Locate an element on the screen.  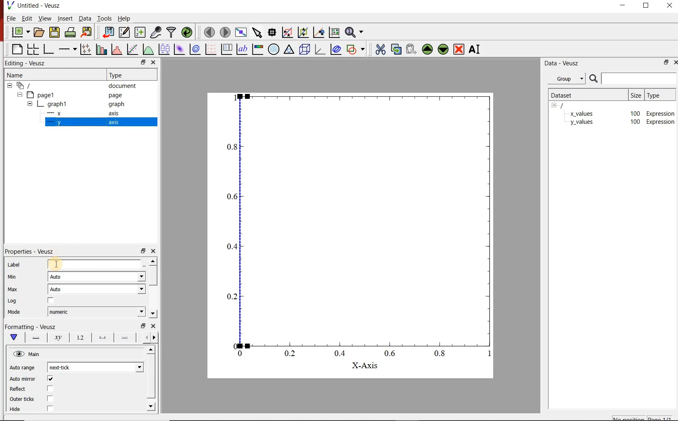
Outer ticks is located at coordinates (22, 399).